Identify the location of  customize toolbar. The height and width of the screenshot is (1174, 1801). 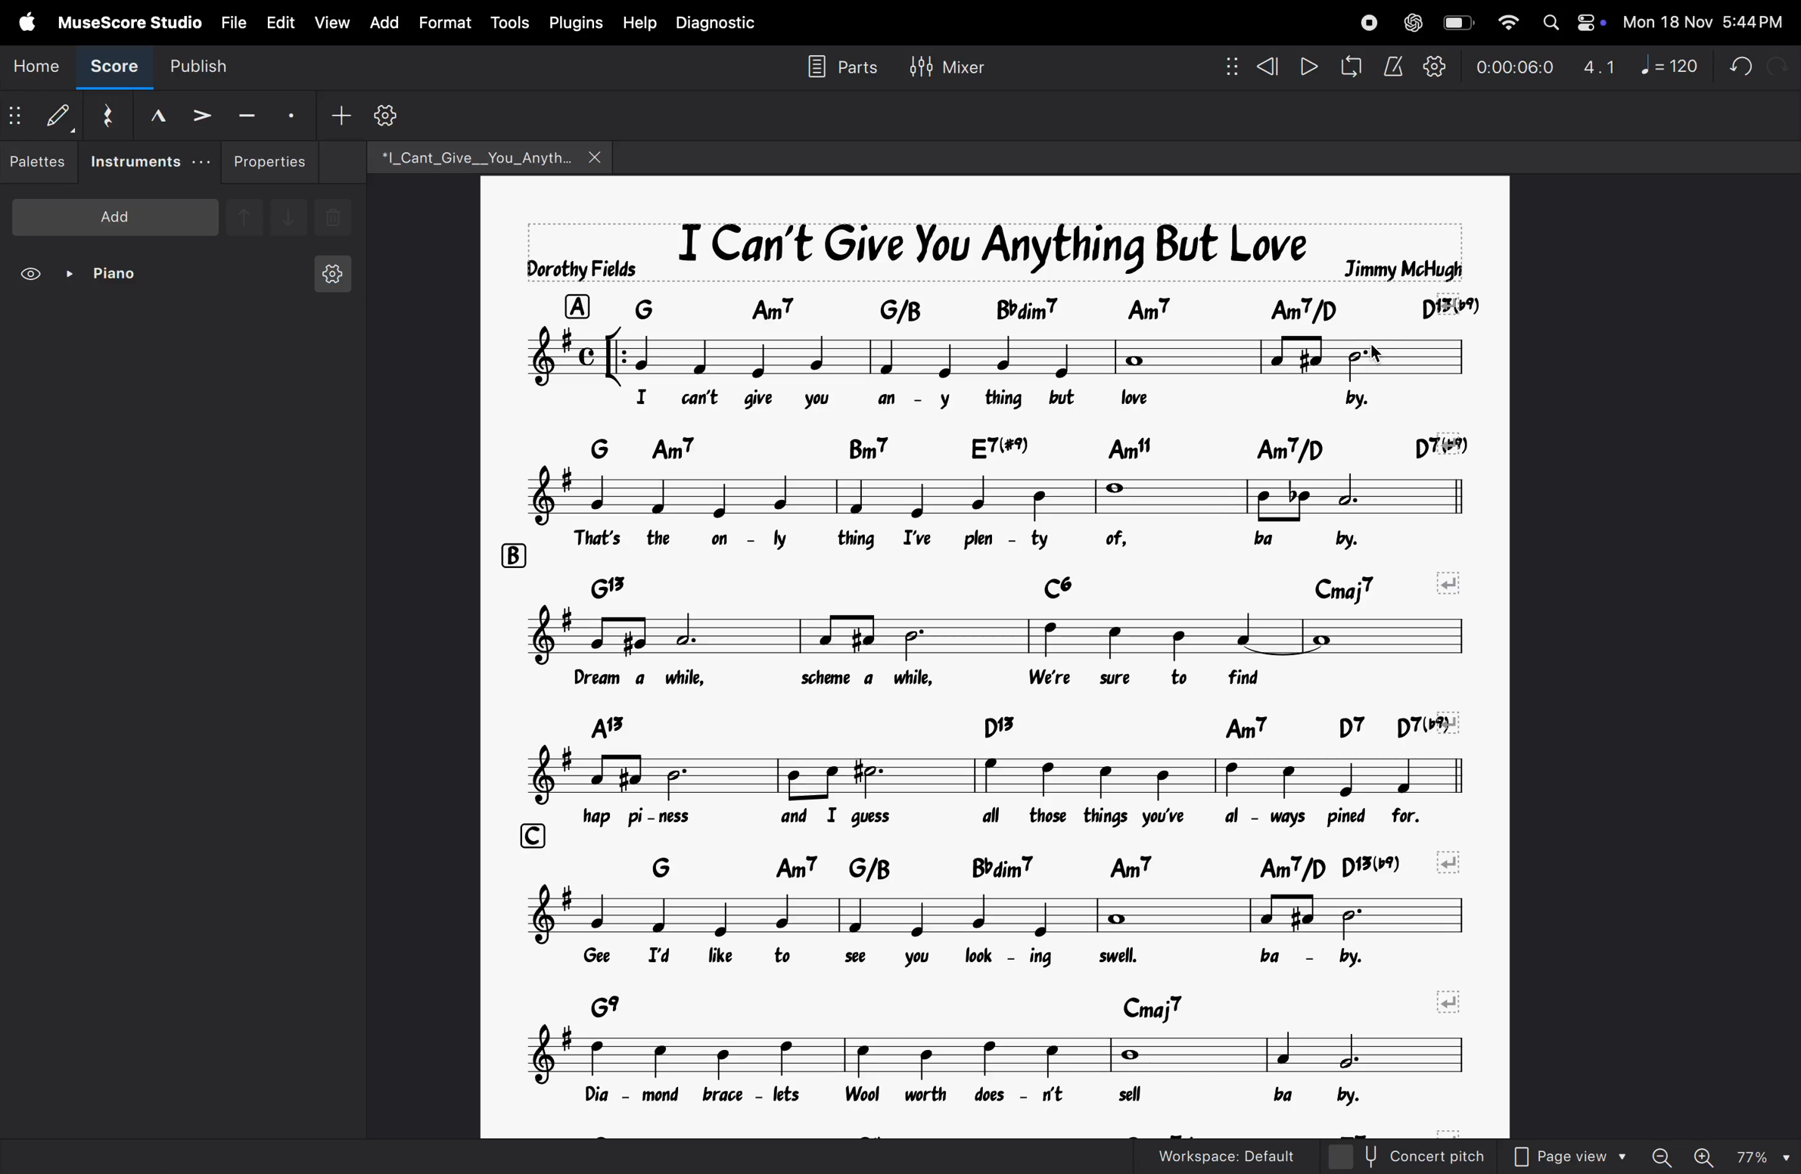
(393, 113).